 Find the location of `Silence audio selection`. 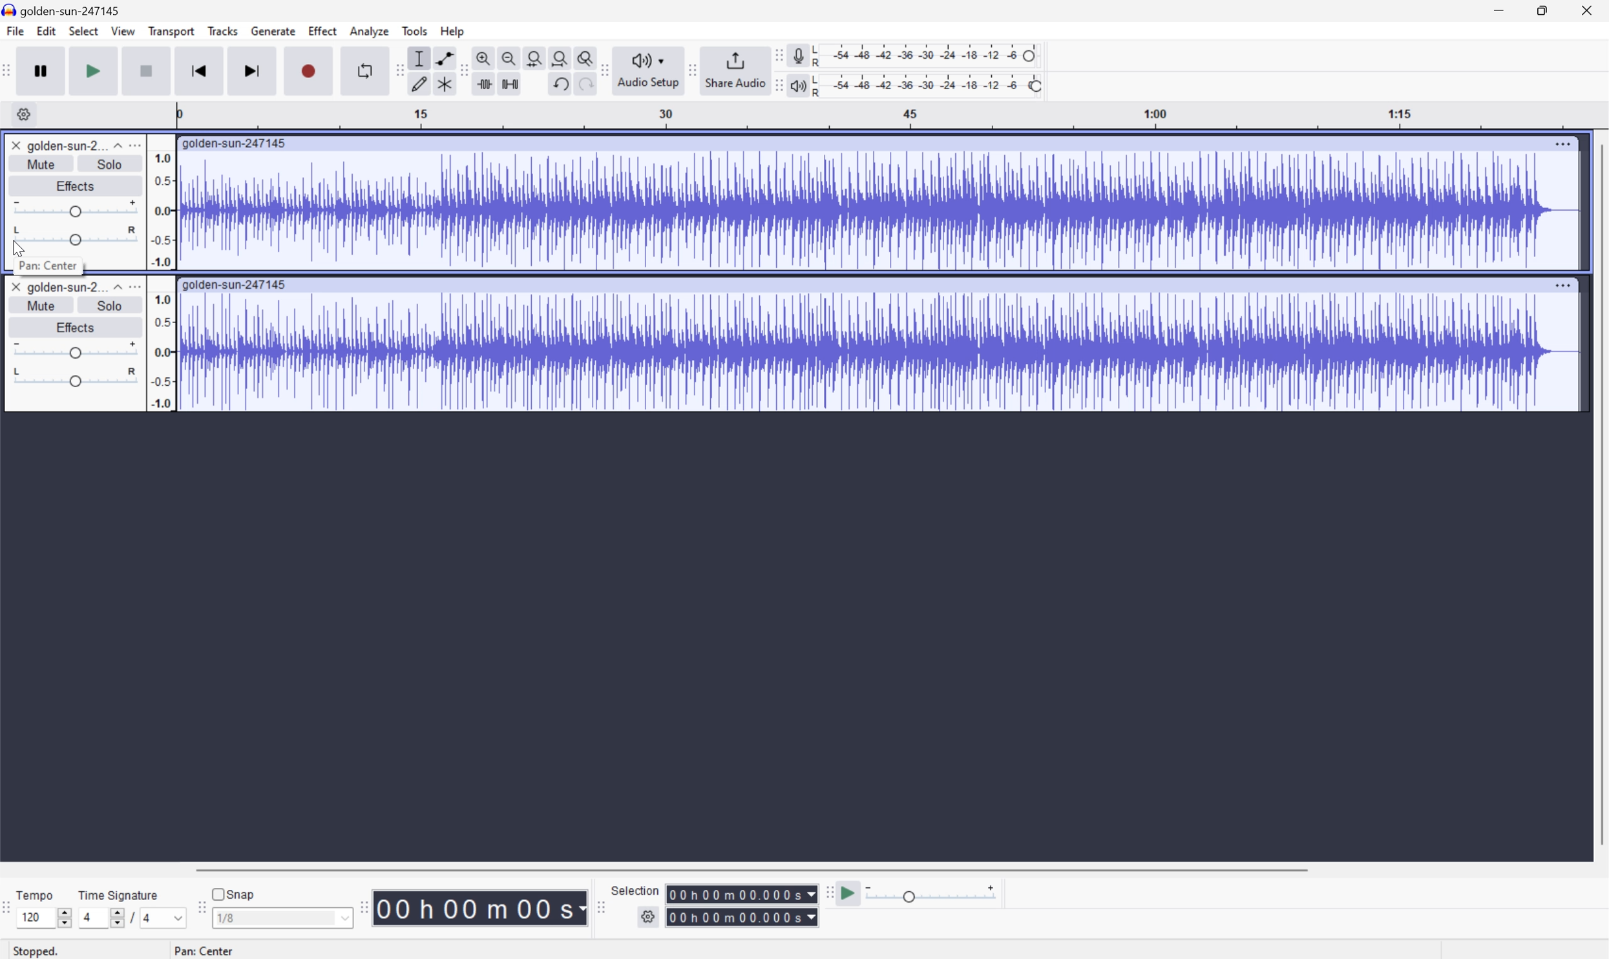

Silence audio selection is located at coordinates (512, 83).